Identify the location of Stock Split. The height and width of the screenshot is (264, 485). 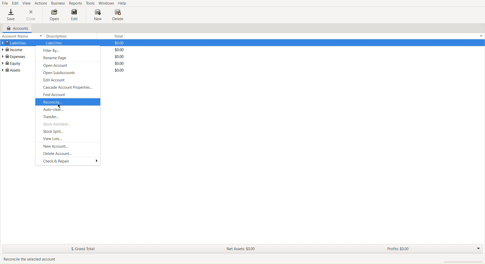
(68, 132).